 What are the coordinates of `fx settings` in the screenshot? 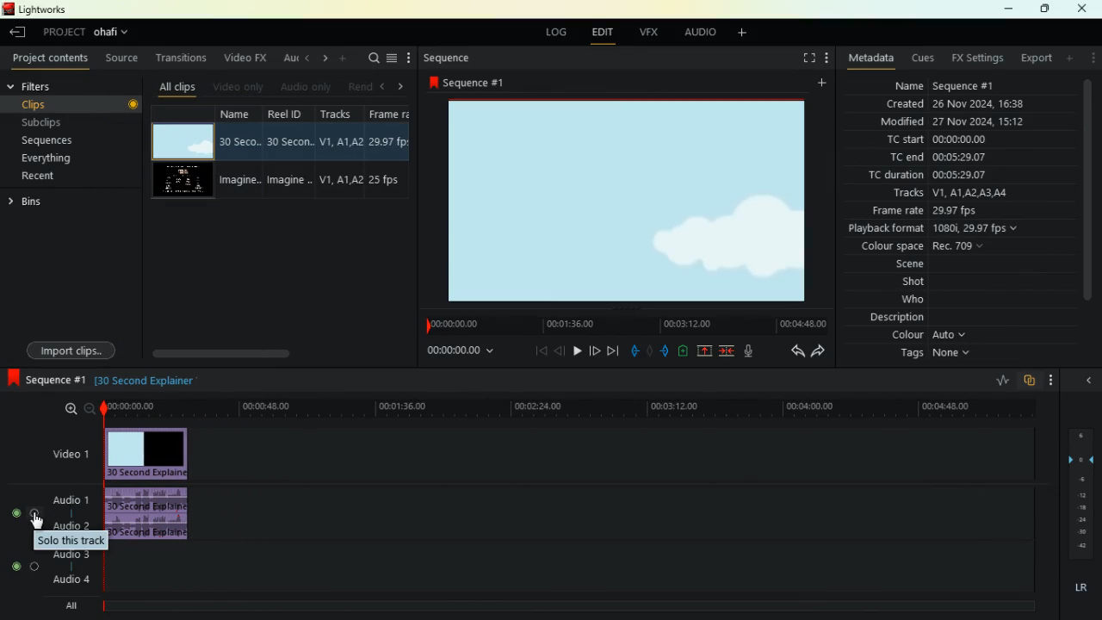 It's located at (973, 59).